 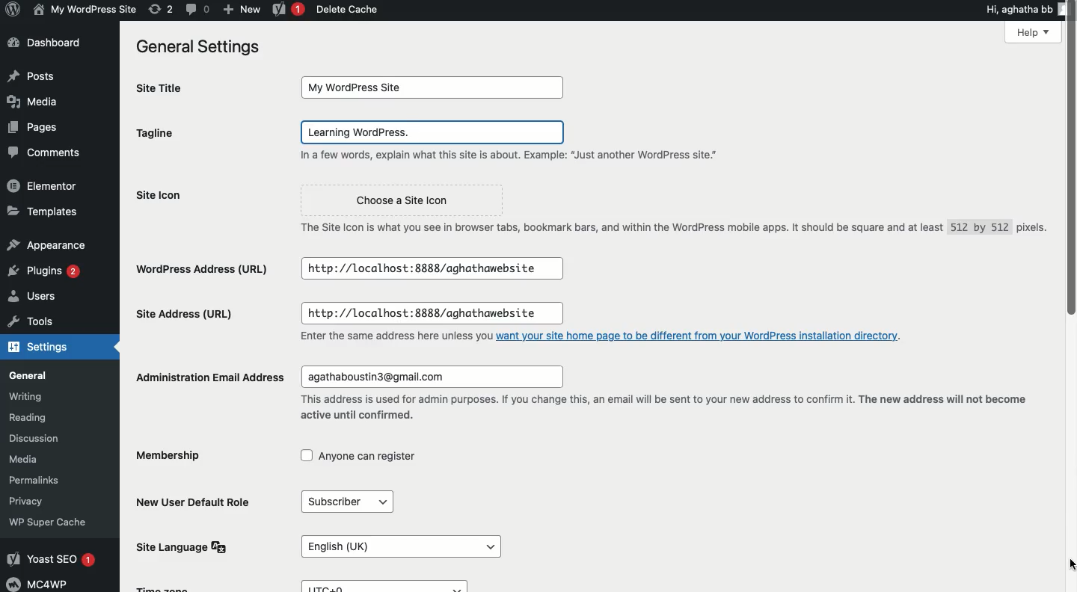 What do you see at coordinates (200, 315) in the screenshot?
I see `Site address (URL)` at bounding box center [200, 315].